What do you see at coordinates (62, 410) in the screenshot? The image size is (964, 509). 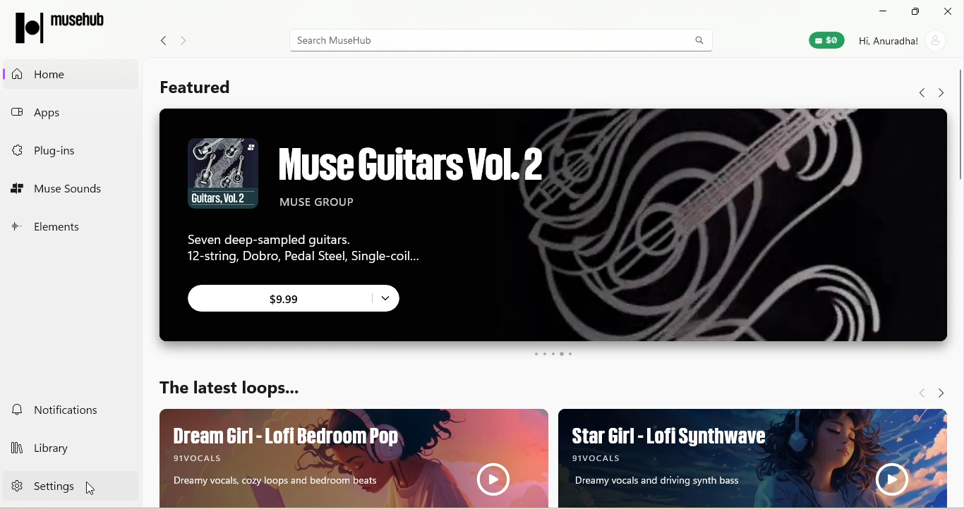 I see `notifications` at bounding box center [62, 410].